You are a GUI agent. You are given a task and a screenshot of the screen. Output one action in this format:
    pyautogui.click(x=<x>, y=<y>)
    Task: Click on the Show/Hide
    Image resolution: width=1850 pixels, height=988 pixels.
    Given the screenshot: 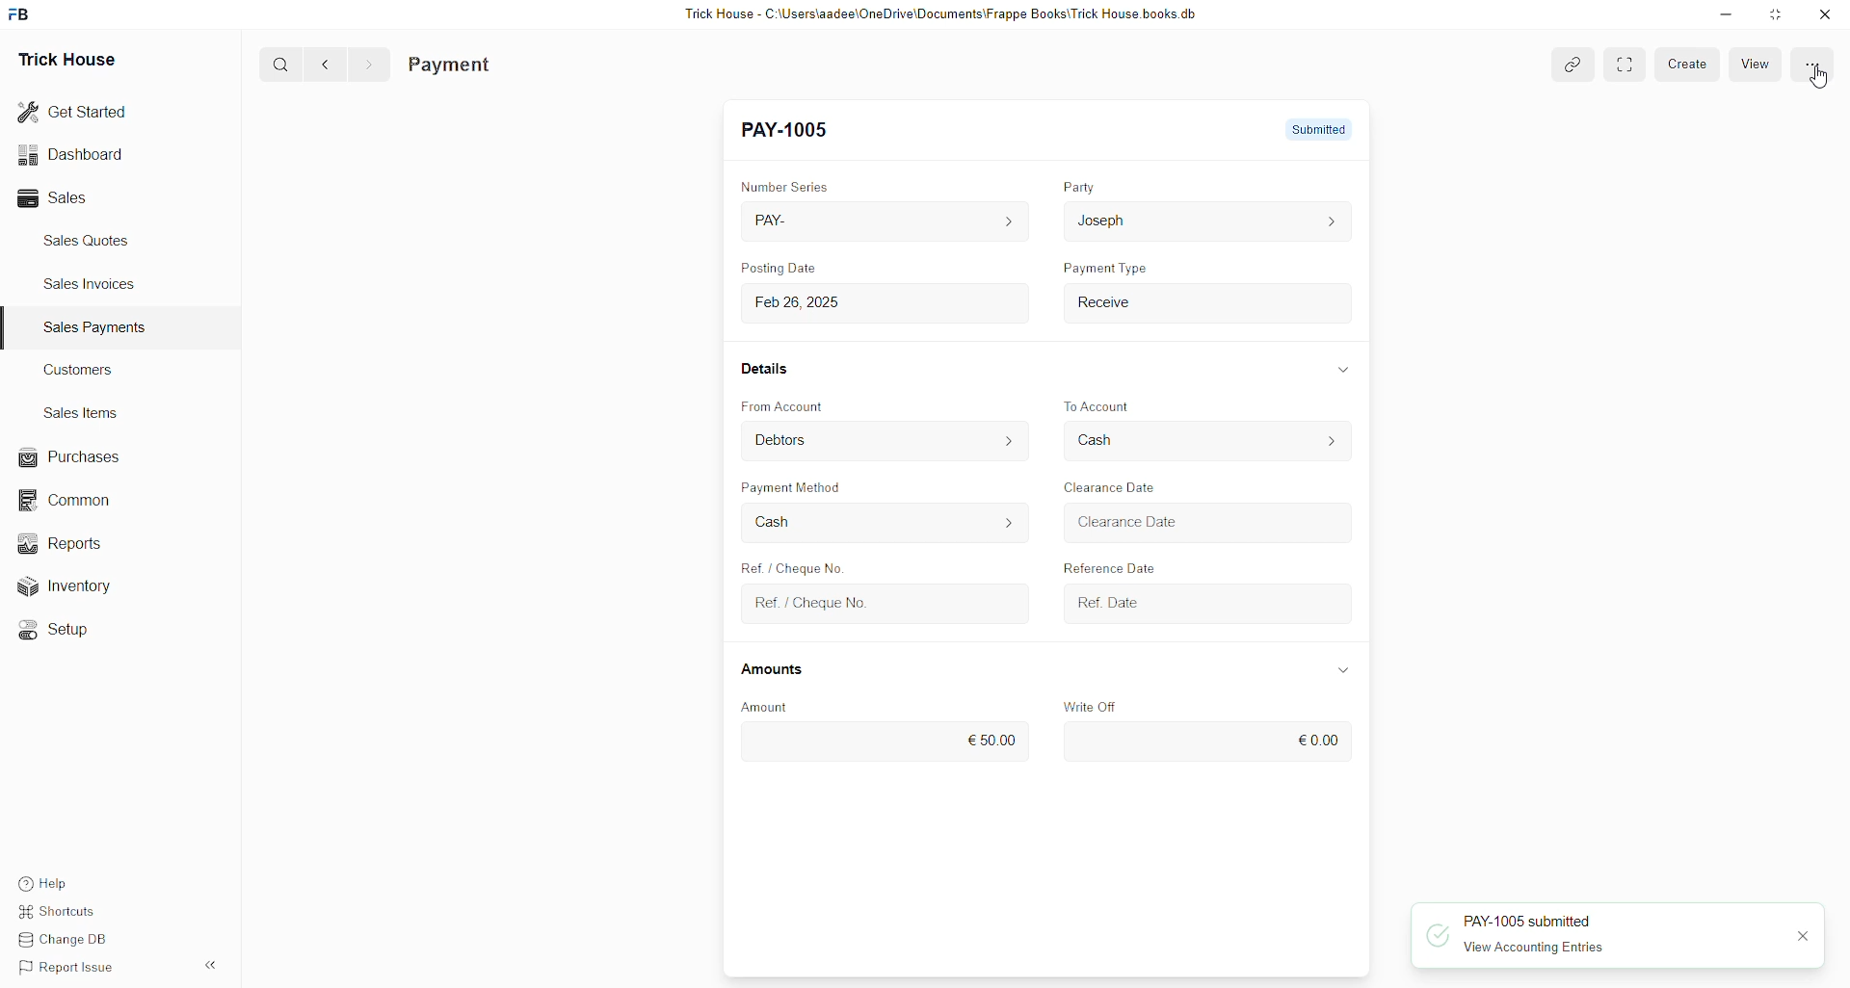 What is the action you would take?
    pyautogui.click(x=1335, y=809)
    